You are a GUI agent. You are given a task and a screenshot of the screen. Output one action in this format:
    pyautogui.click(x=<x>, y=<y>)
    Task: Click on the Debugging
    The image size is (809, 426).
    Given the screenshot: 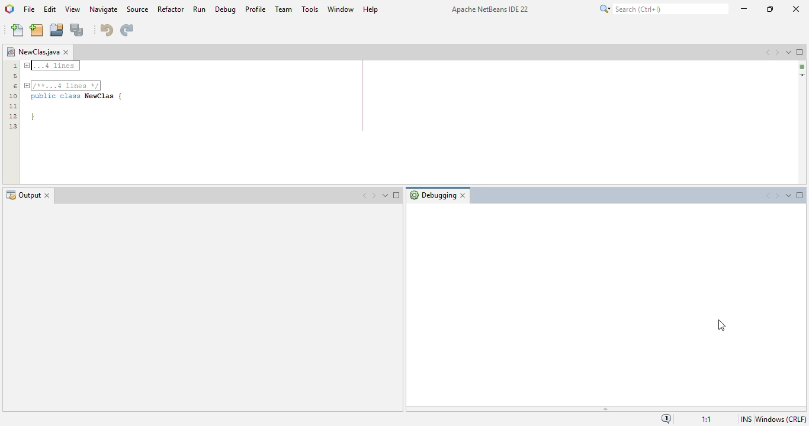 What is the action you would take?
    pyautogui.click(x=431, y=196)
    